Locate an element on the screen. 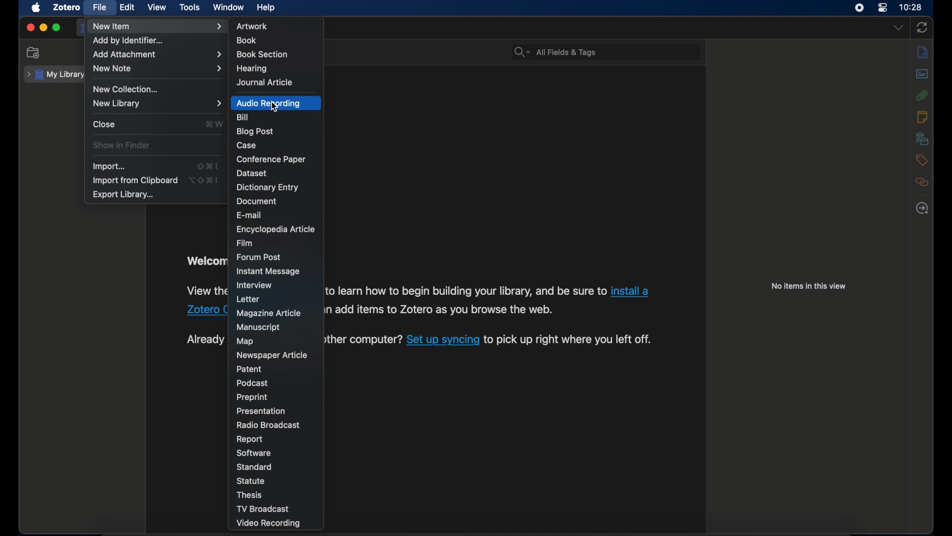  cursor is located at coordinates (275, 108).